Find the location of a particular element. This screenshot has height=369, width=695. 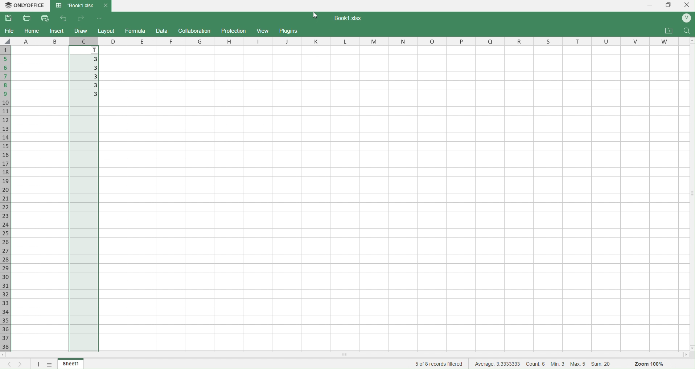

3 is located at coordinates (85, 85).